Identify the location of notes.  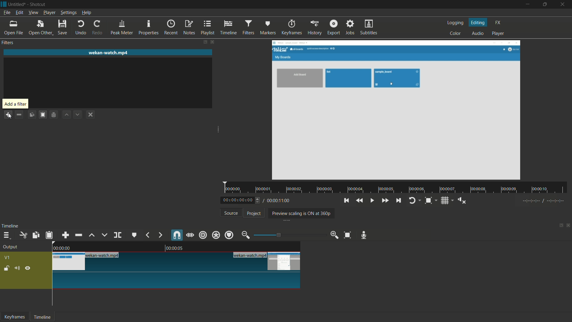
(189, 28).